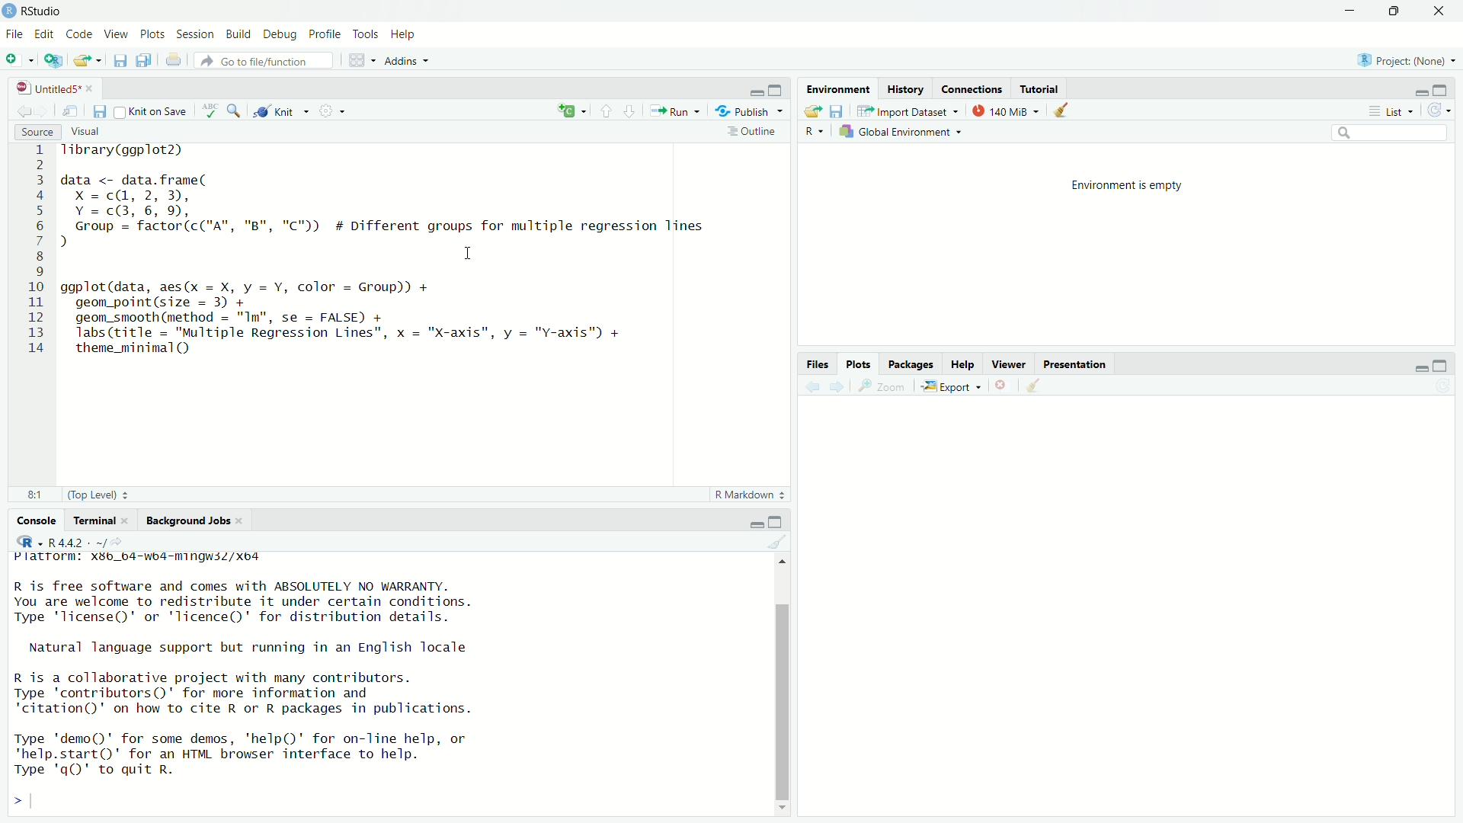  What do you see at coordinates (841, 112) in the screenshot?
I see `files` at bounding box center [841, 112].